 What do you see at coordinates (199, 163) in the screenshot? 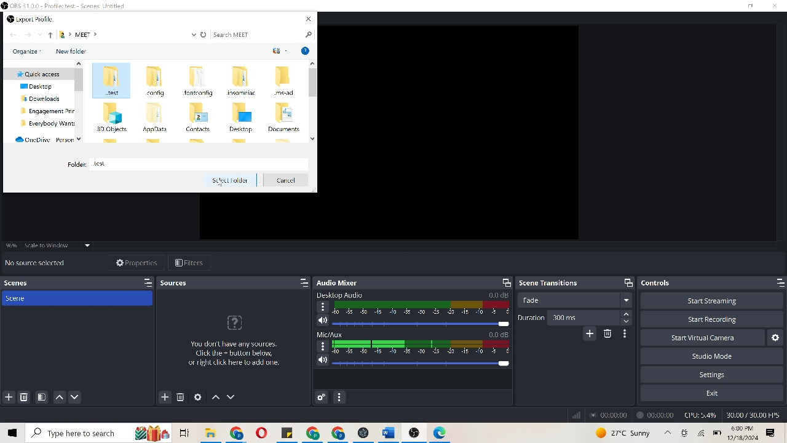
I see `input` at bounding box center [199, 163].